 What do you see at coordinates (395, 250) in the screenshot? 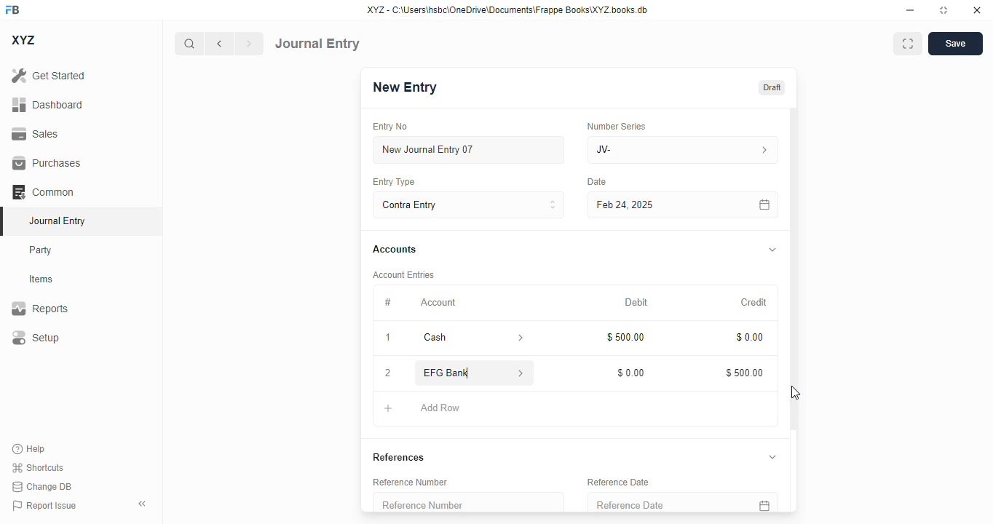
I see `accounts` at bounding box center [395, 250].